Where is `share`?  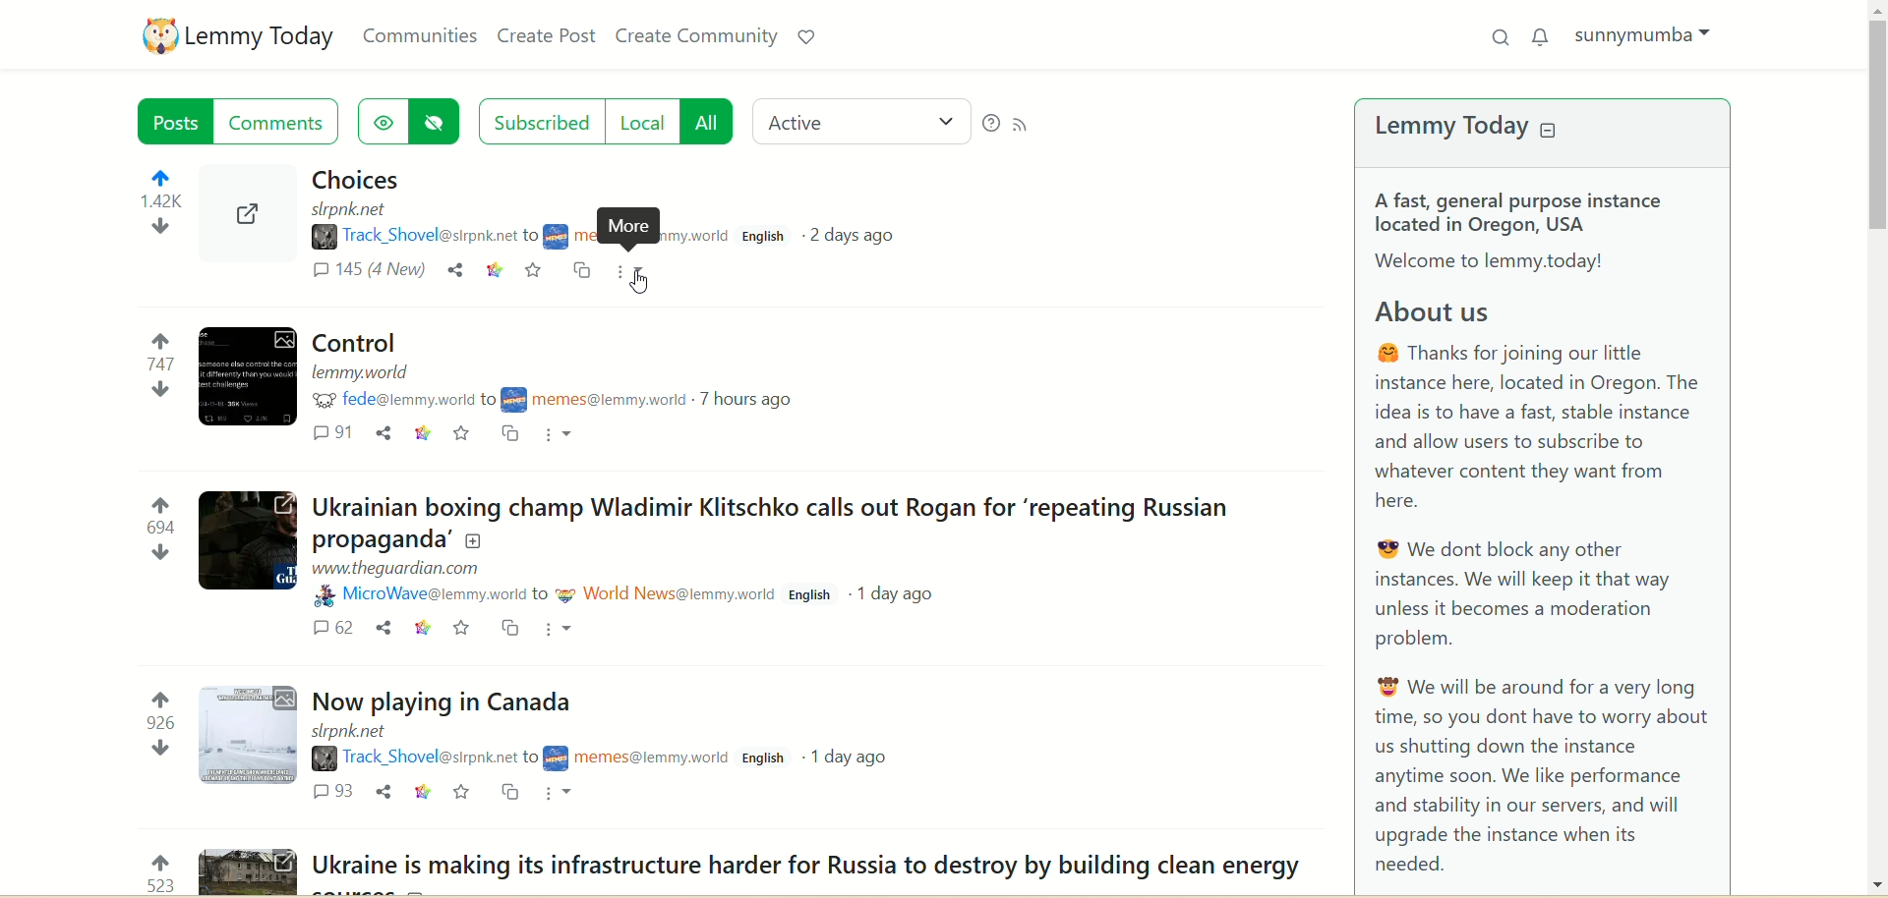 share is located at coordinates (383, 790).